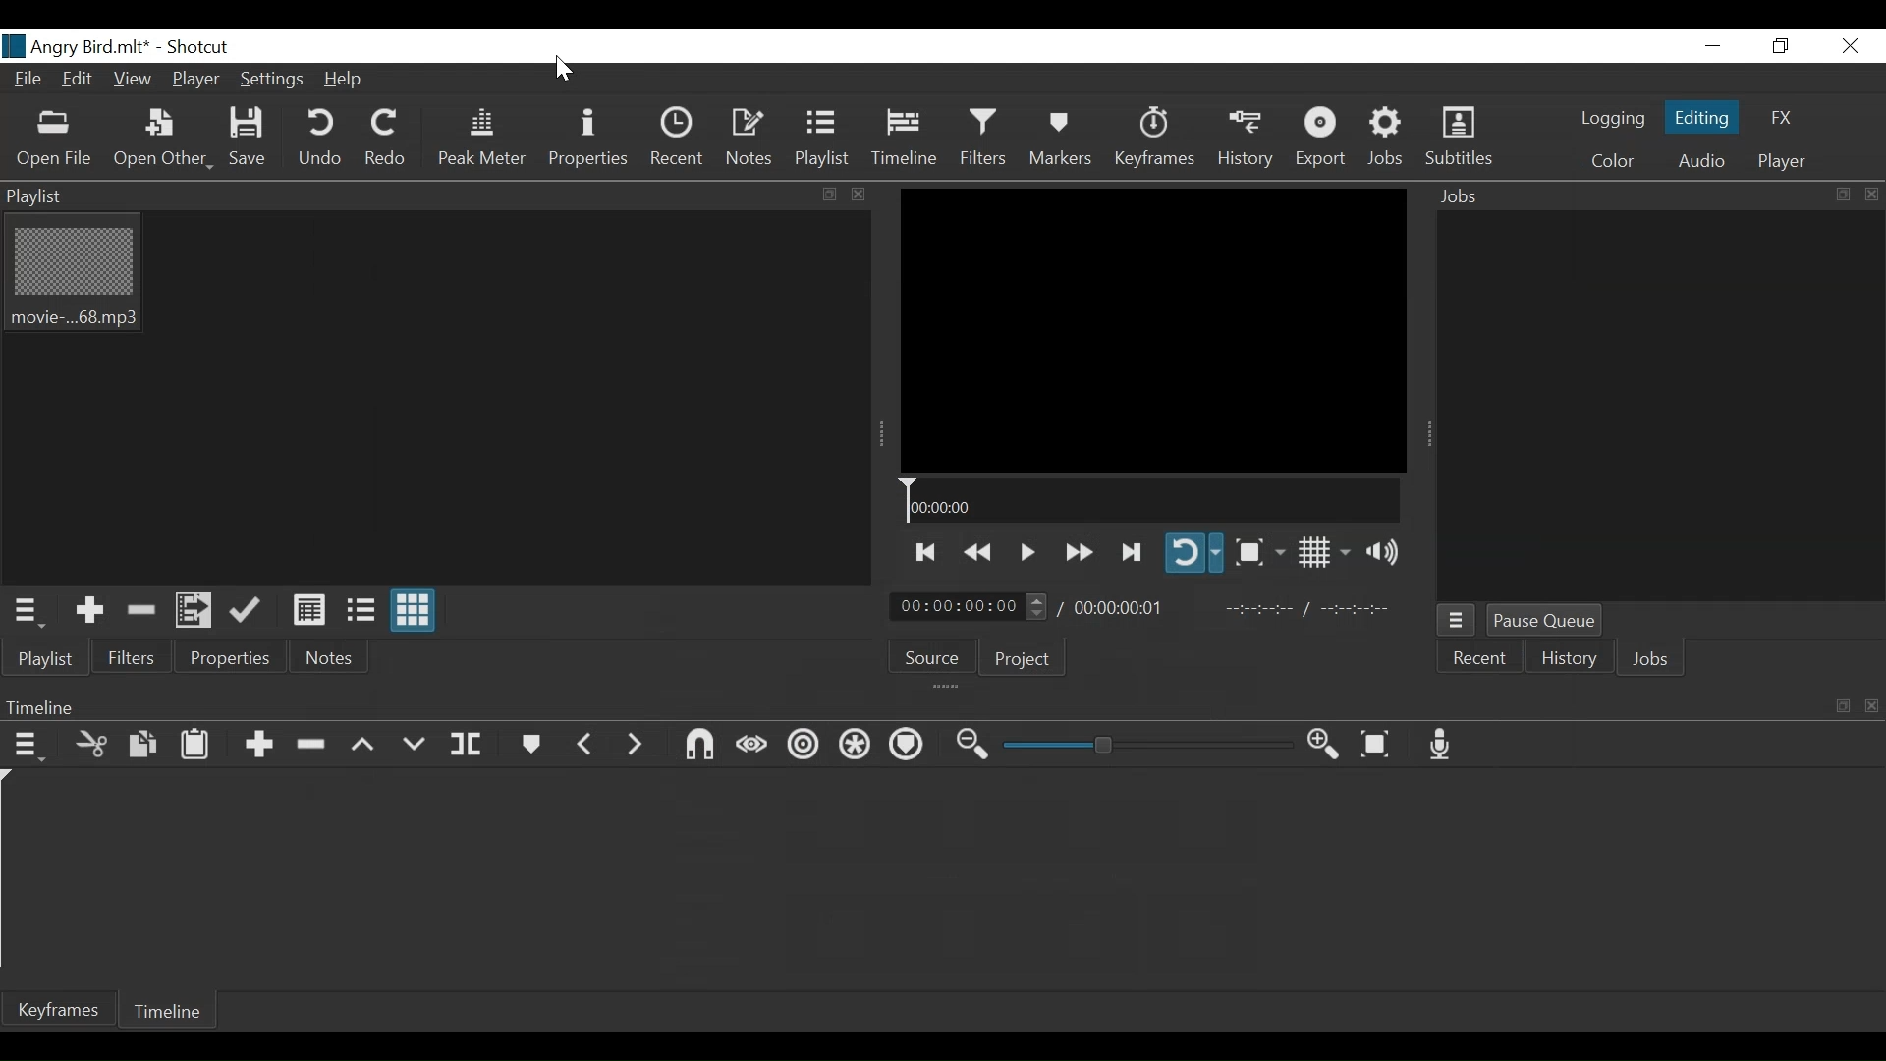 The image size is (1886, 1061). What do you see at coordinates (1480, 658) in the screenshot?
I see `Recent` at bounding box center [1480, 658].